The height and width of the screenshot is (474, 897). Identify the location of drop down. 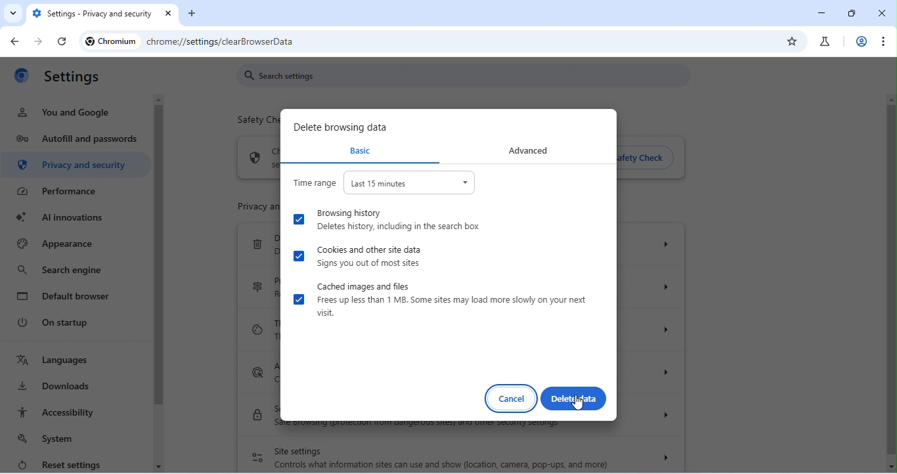
(664, 458).